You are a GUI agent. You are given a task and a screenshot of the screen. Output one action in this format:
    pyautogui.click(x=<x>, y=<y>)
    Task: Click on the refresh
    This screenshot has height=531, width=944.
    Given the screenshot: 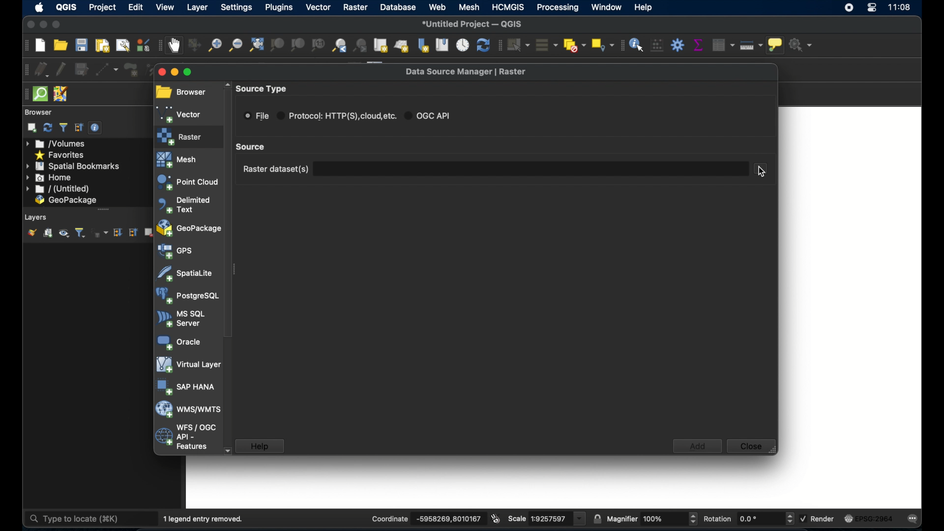 What is the action you would take?
    pyautogui.click(x=48, y=128)
    